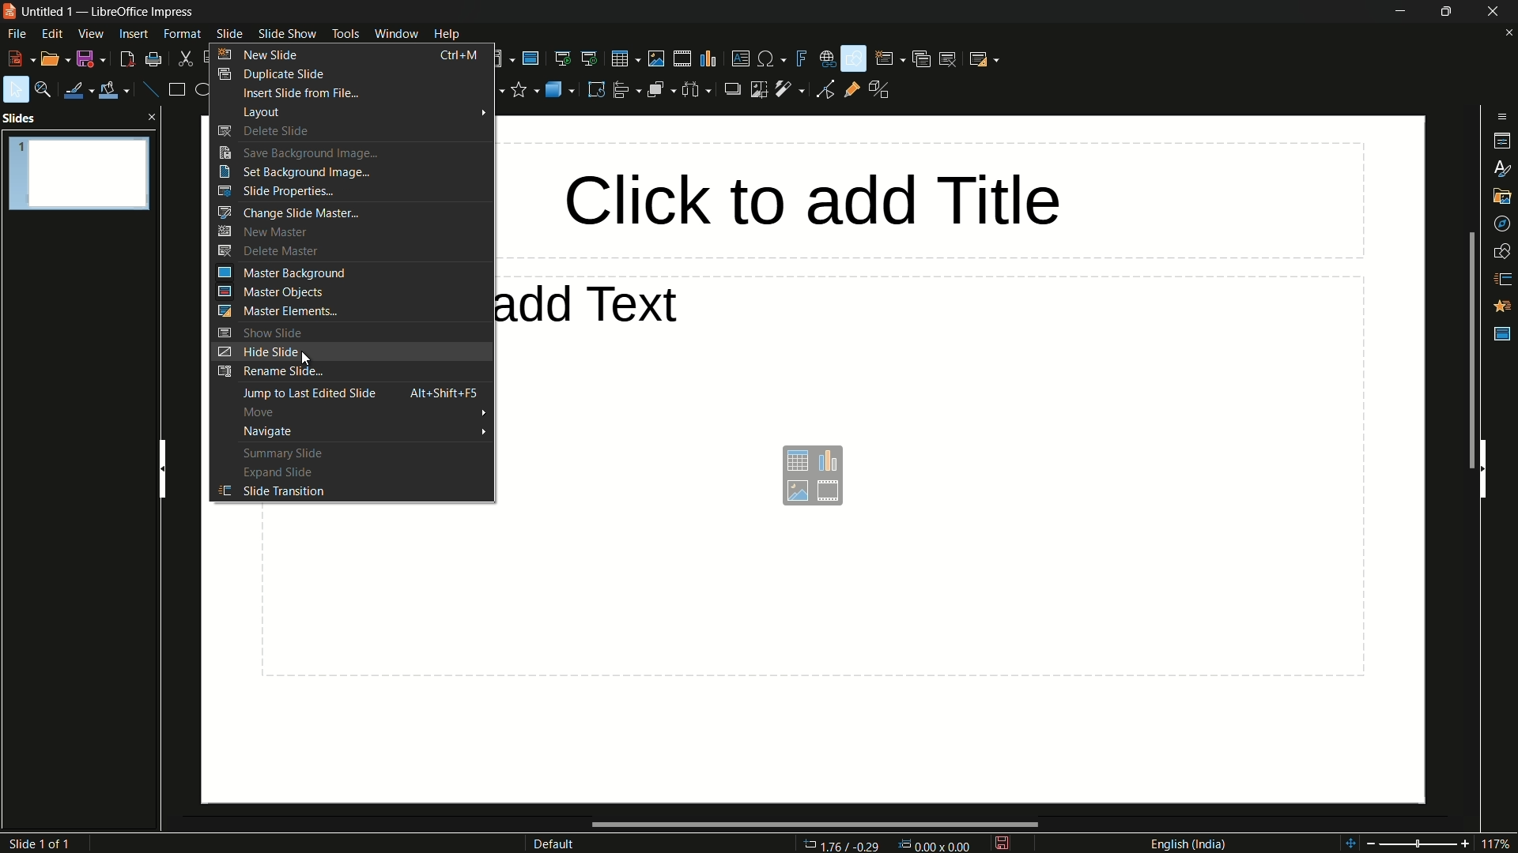  I want to click on insert audio or video, so click(682, 58).